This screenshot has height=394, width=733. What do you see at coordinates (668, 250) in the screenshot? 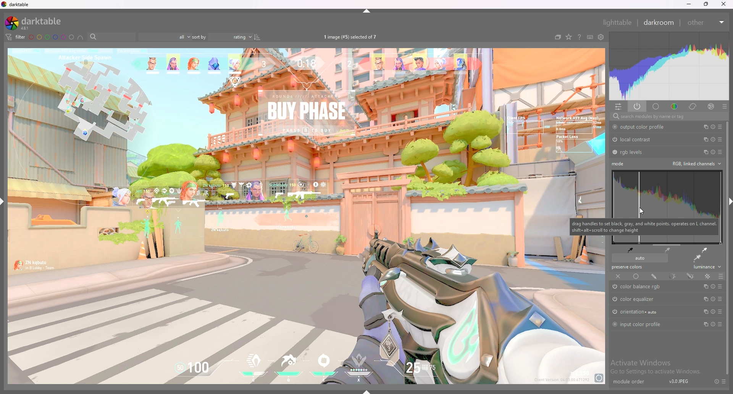
I see `medium gray points` at bounding box center [668, 250].